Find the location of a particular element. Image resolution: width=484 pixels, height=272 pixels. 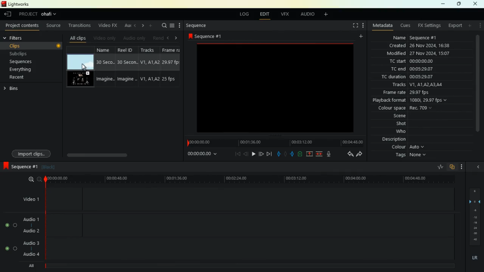

buttons is located at coordinates (6, 238).